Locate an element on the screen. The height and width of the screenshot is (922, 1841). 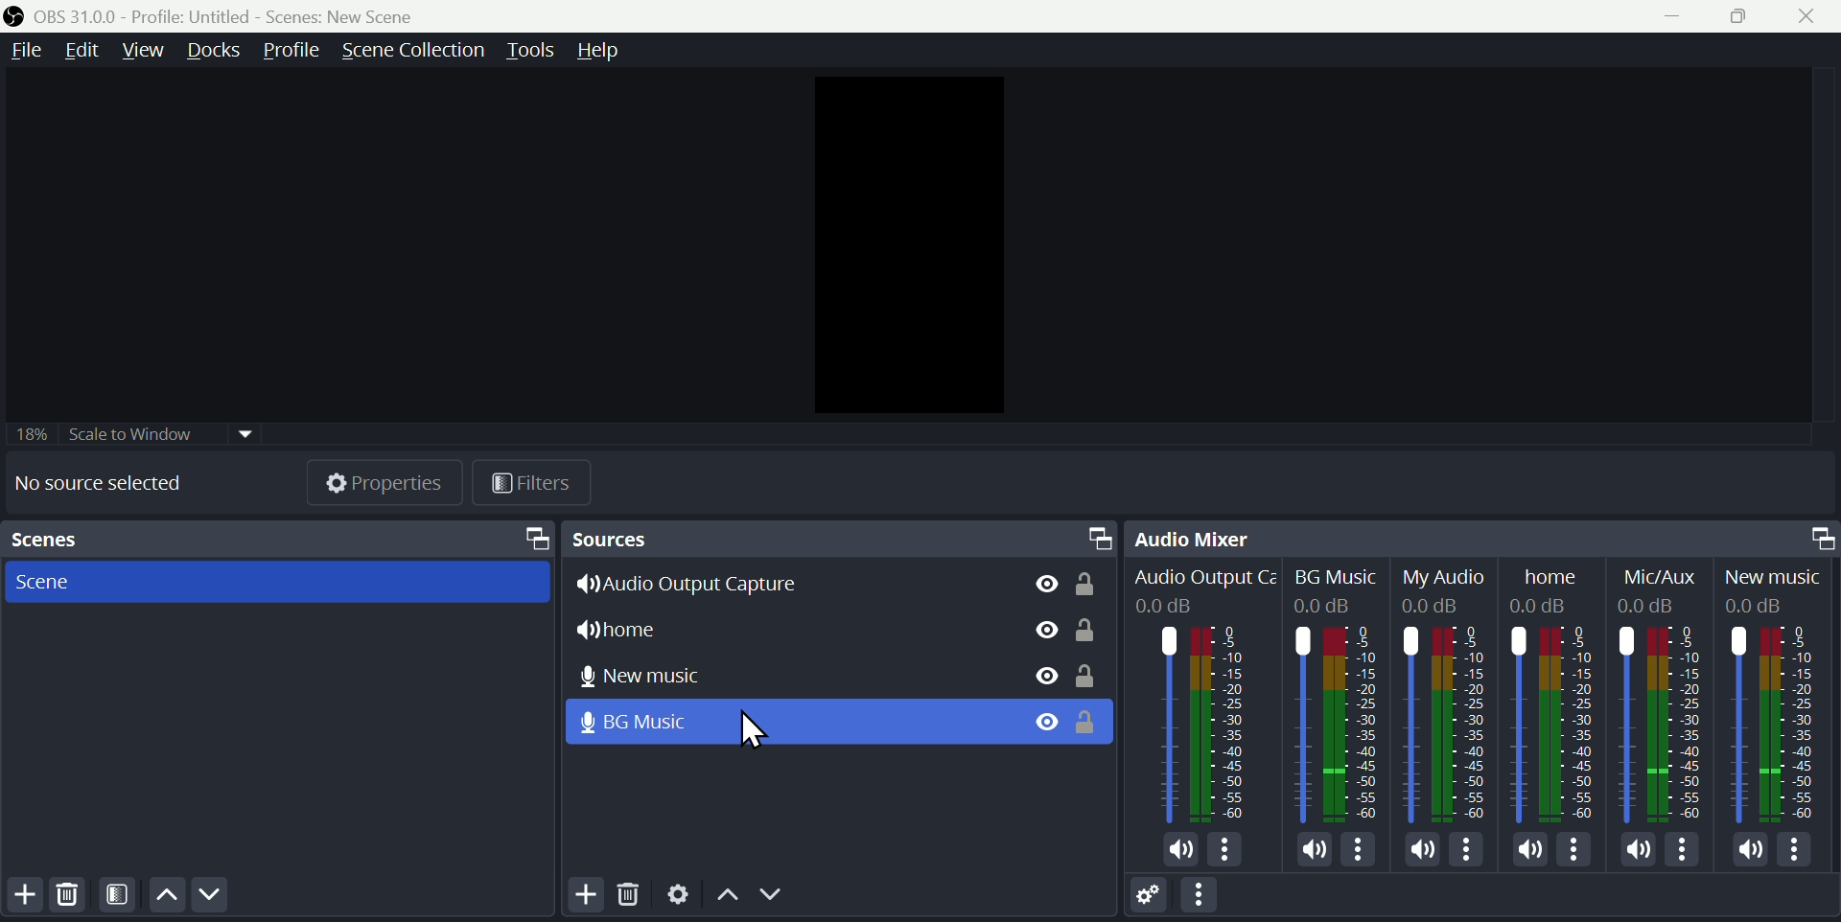
Audio Output is located at coordinates (1202, 692).